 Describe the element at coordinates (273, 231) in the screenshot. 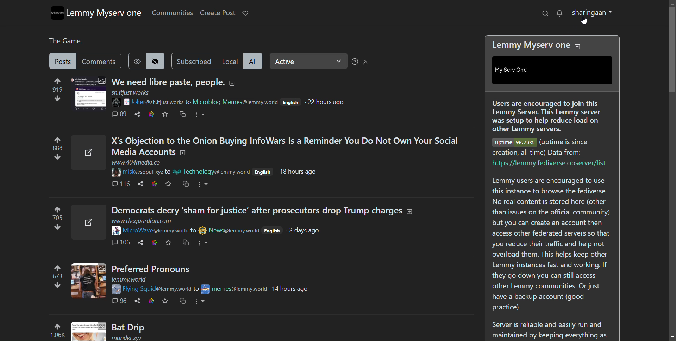

I see `English` at that location.